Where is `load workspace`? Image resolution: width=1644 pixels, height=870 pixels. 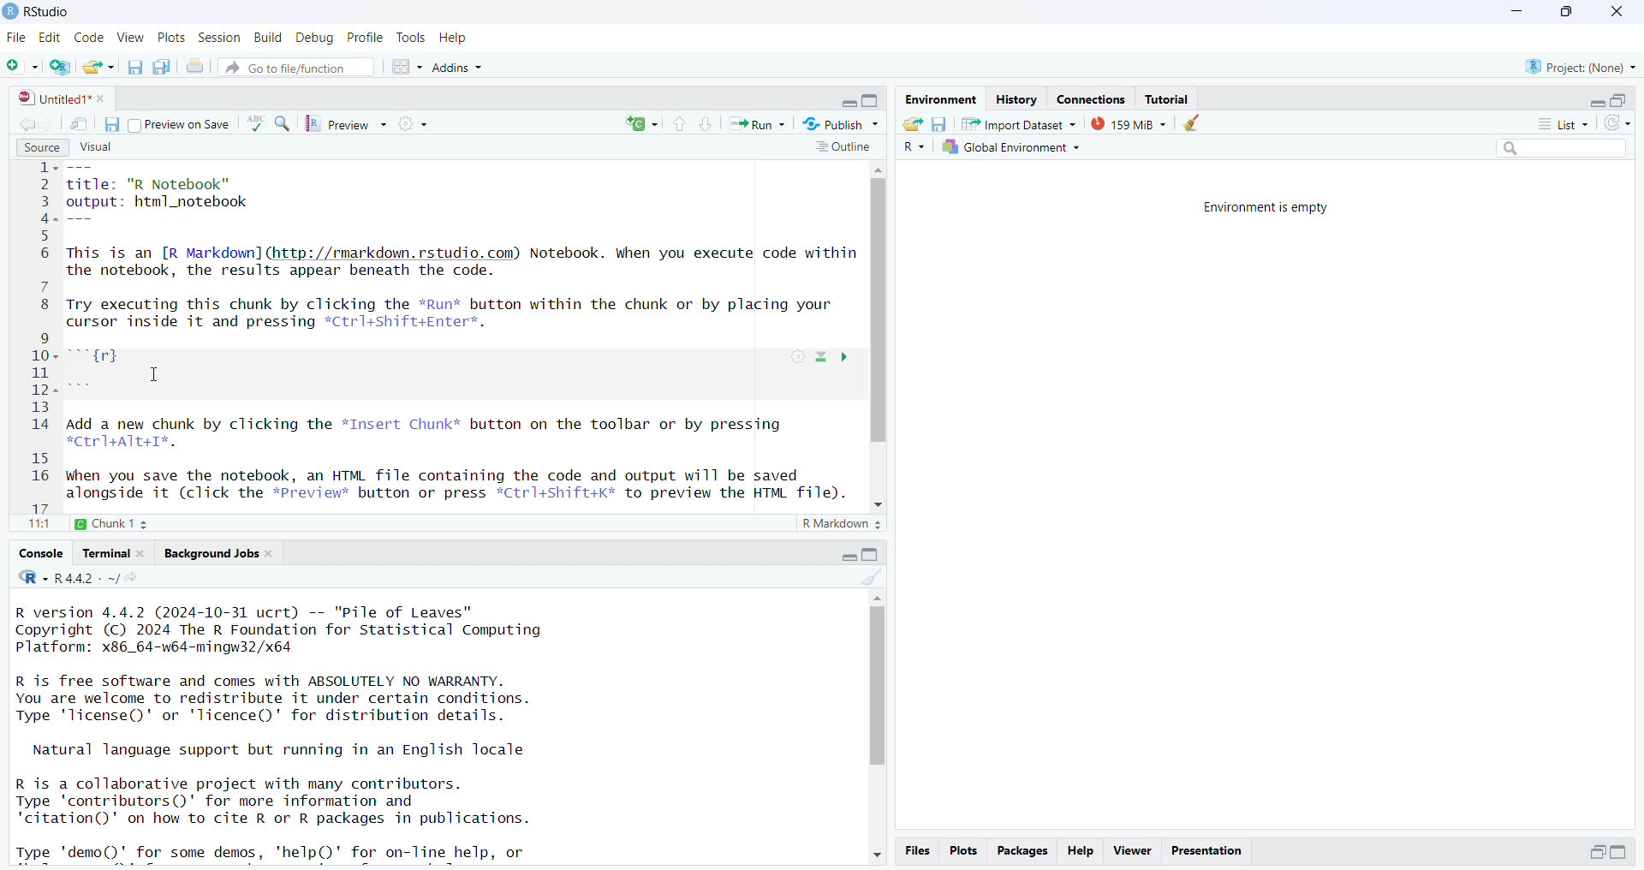
load workspace is located at coordinates (912, 123).